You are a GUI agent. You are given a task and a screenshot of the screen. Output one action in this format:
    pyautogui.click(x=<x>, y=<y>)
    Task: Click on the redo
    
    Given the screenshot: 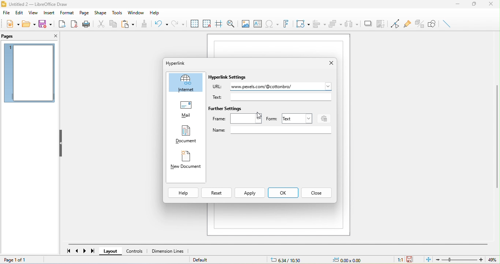 What is the action you would take?
    pyautogui.click(x=178, y=23)
    